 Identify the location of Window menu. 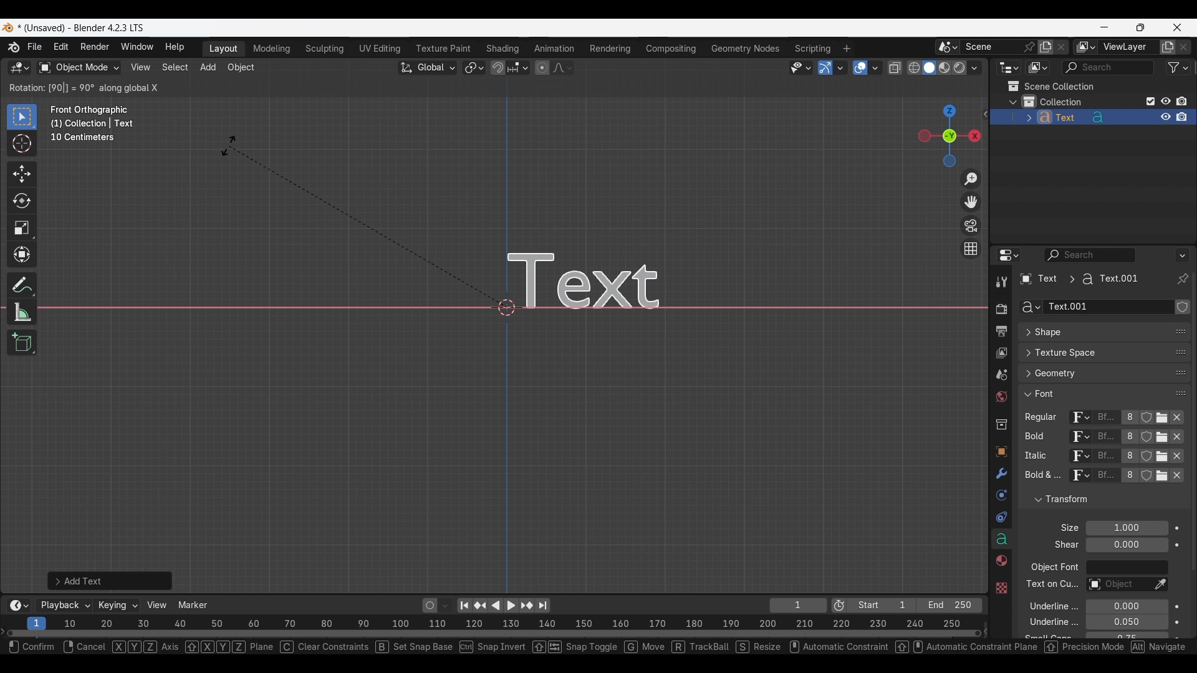
(137, 47).